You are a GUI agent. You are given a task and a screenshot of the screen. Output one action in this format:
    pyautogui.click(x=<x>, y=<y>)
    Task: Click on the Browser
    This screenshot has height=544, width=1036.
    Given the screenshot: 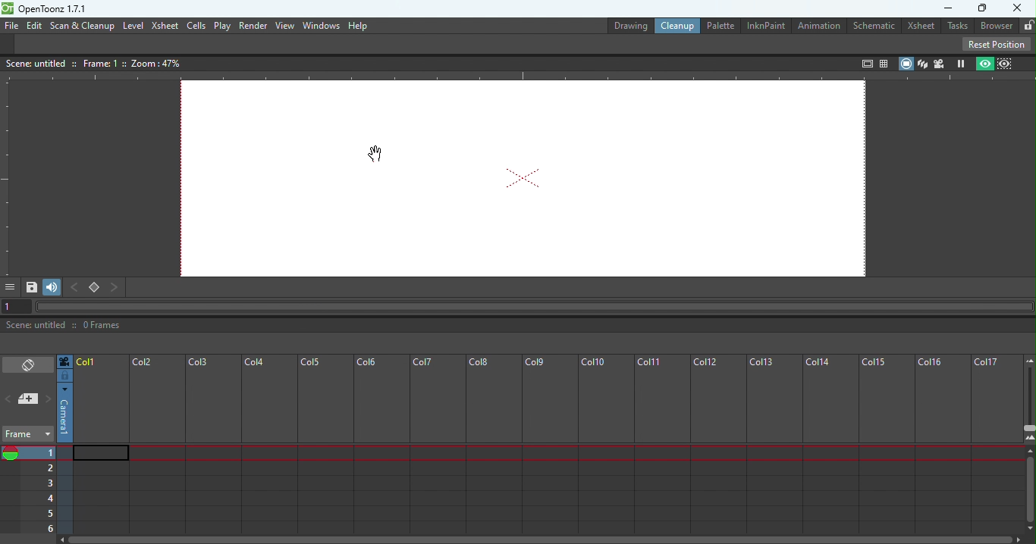 What is the action you would take?
    pyautogui.click(x=994, y=26)
    